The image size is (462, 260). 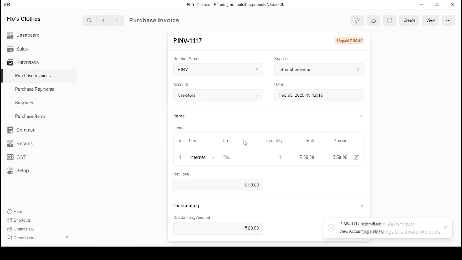 What do you see at coordinates (390, 21) in the screenshot?
I see `toggle between form and fullscreen` at bounding box center [390, 21].